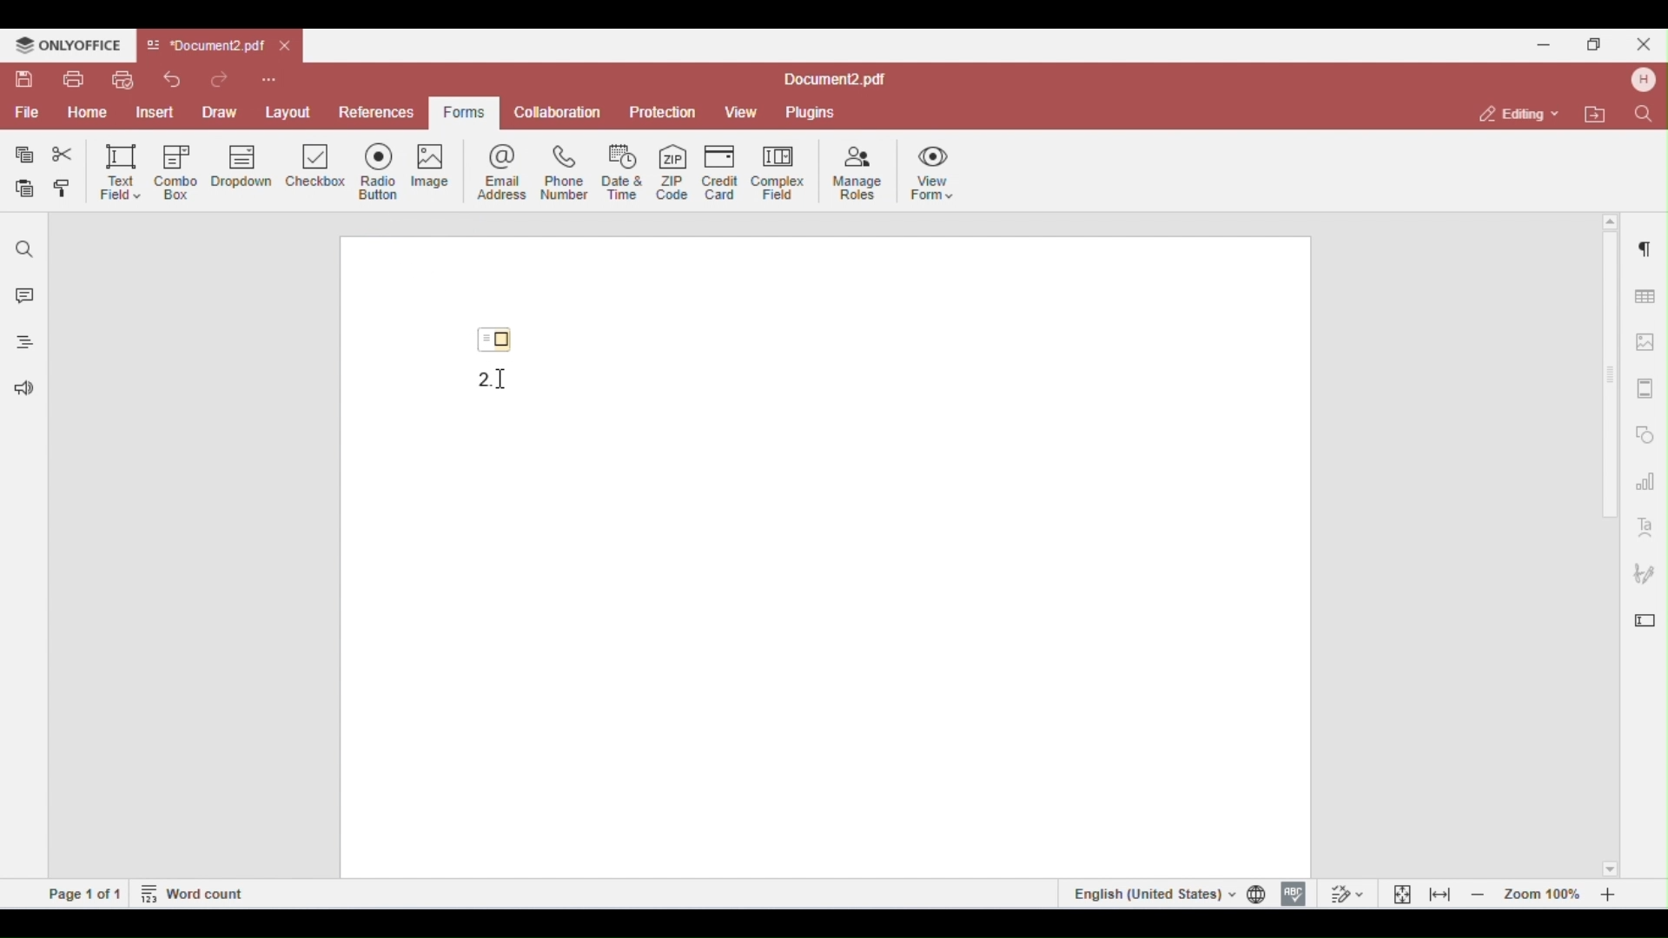 Image resolution: width=1668 pixels, height=938 pixels. I want to click on headings, so click(20, 345).